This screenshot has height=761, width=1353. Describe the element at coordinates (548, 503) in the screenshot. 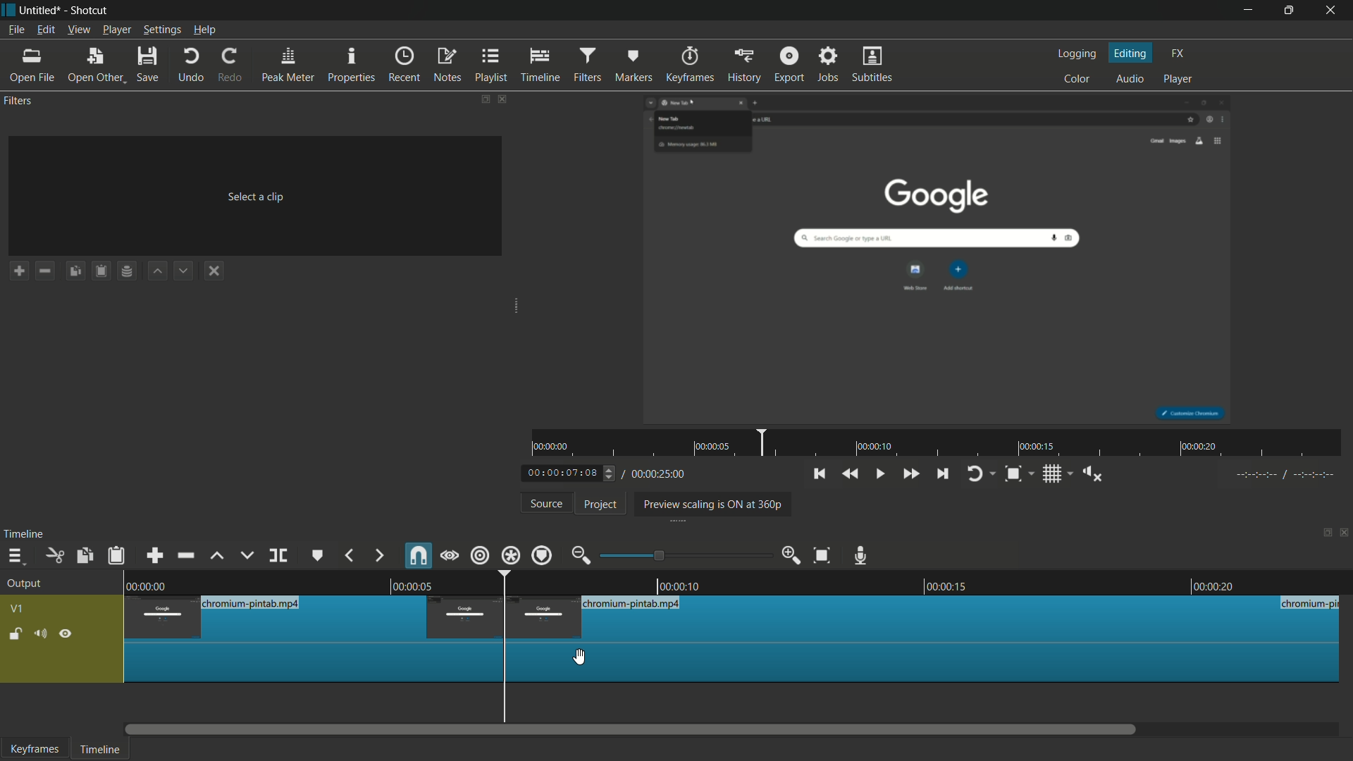

I see `source` at that location.